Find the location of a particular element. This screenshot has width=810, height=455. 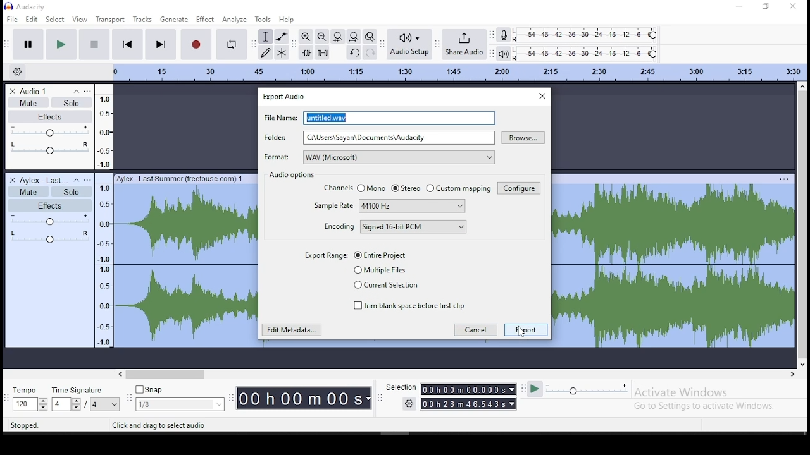

zoom out is located at coordinates (321, 37).